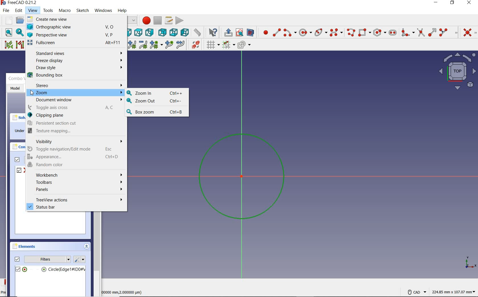 Image resolution: width=478 pixels, height=297 pixels. What do you see at coordinates (455, 71) in the screenshot?
I see `map` at bounding box center [455, 71].